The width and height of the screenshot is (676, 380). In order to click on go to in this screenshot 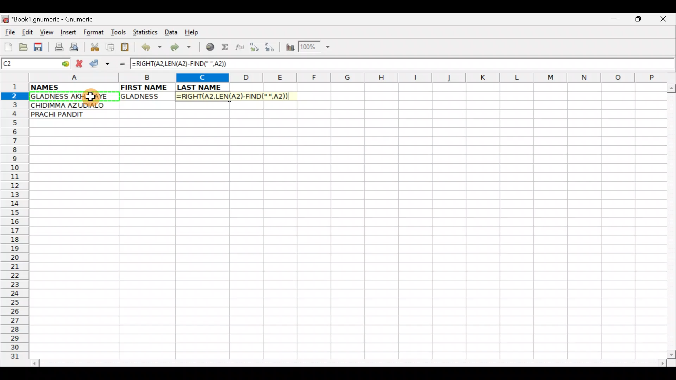, I will do `click(65, 63)`.